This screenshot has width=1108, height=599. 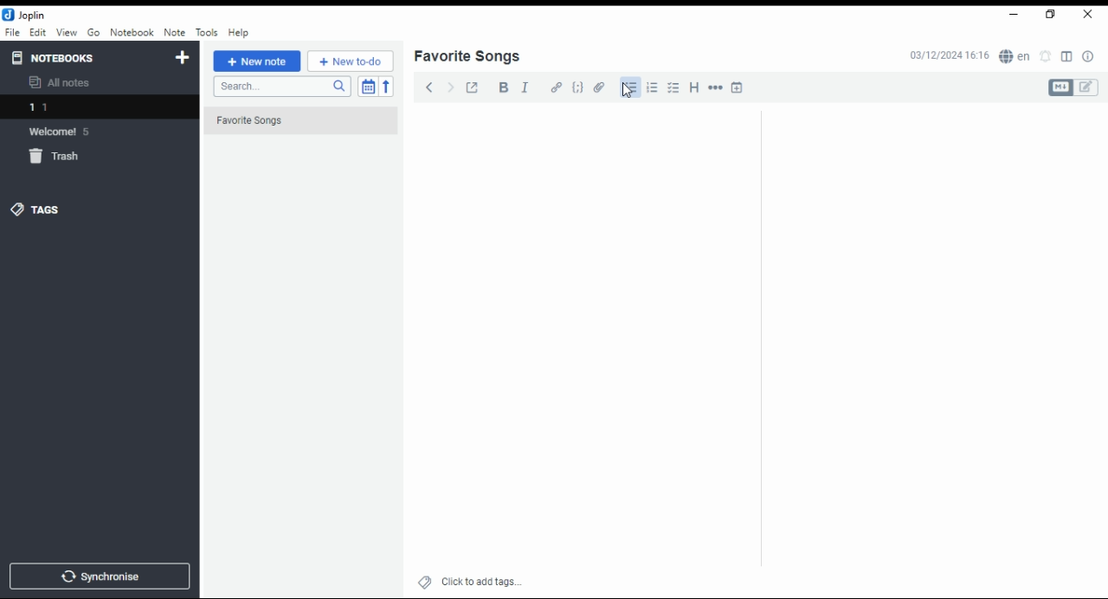 What do you see at coordinates (64, 159) in the screenshot?
I see `trash` at bounding box center [64, 159].